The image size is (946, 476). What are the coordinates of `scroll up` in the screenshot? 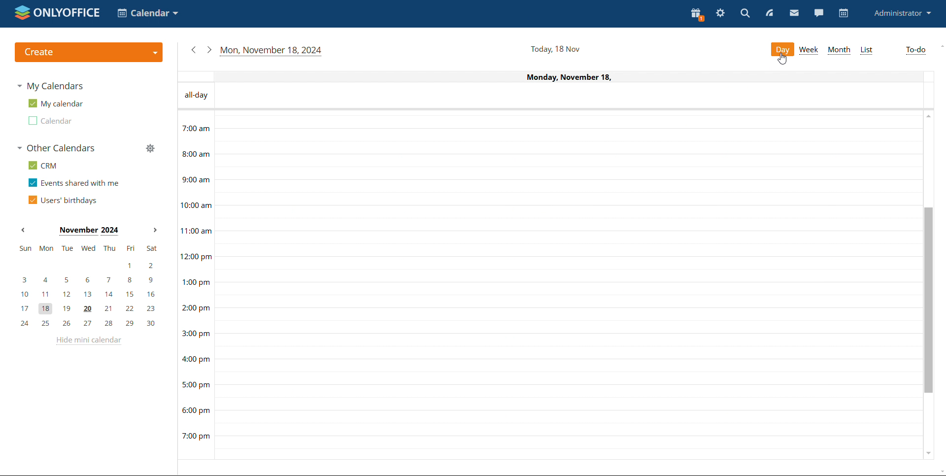 It's located at (928, 115).